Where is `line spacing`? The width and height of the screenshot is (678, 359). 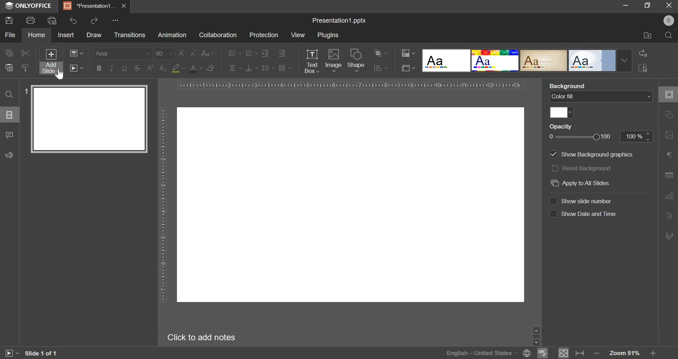 line spacing is located at coordinates (268, 67).